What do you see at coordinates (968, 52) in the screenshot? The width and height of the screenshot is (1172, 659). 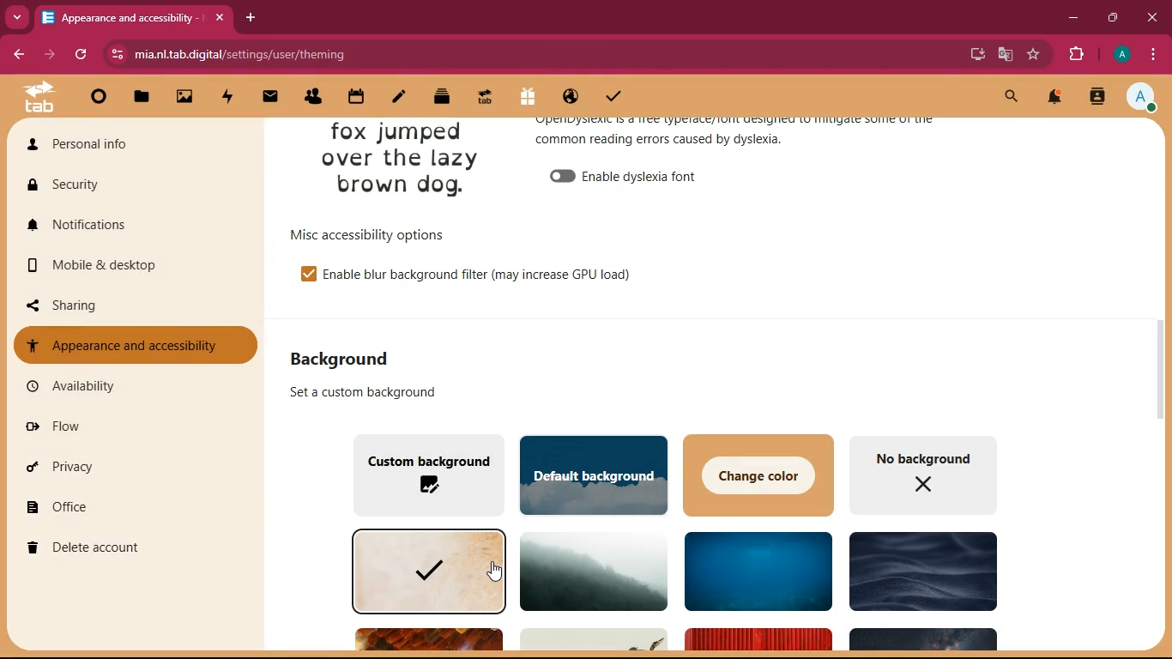 I see `desktop` at bounding box center [968, 52].